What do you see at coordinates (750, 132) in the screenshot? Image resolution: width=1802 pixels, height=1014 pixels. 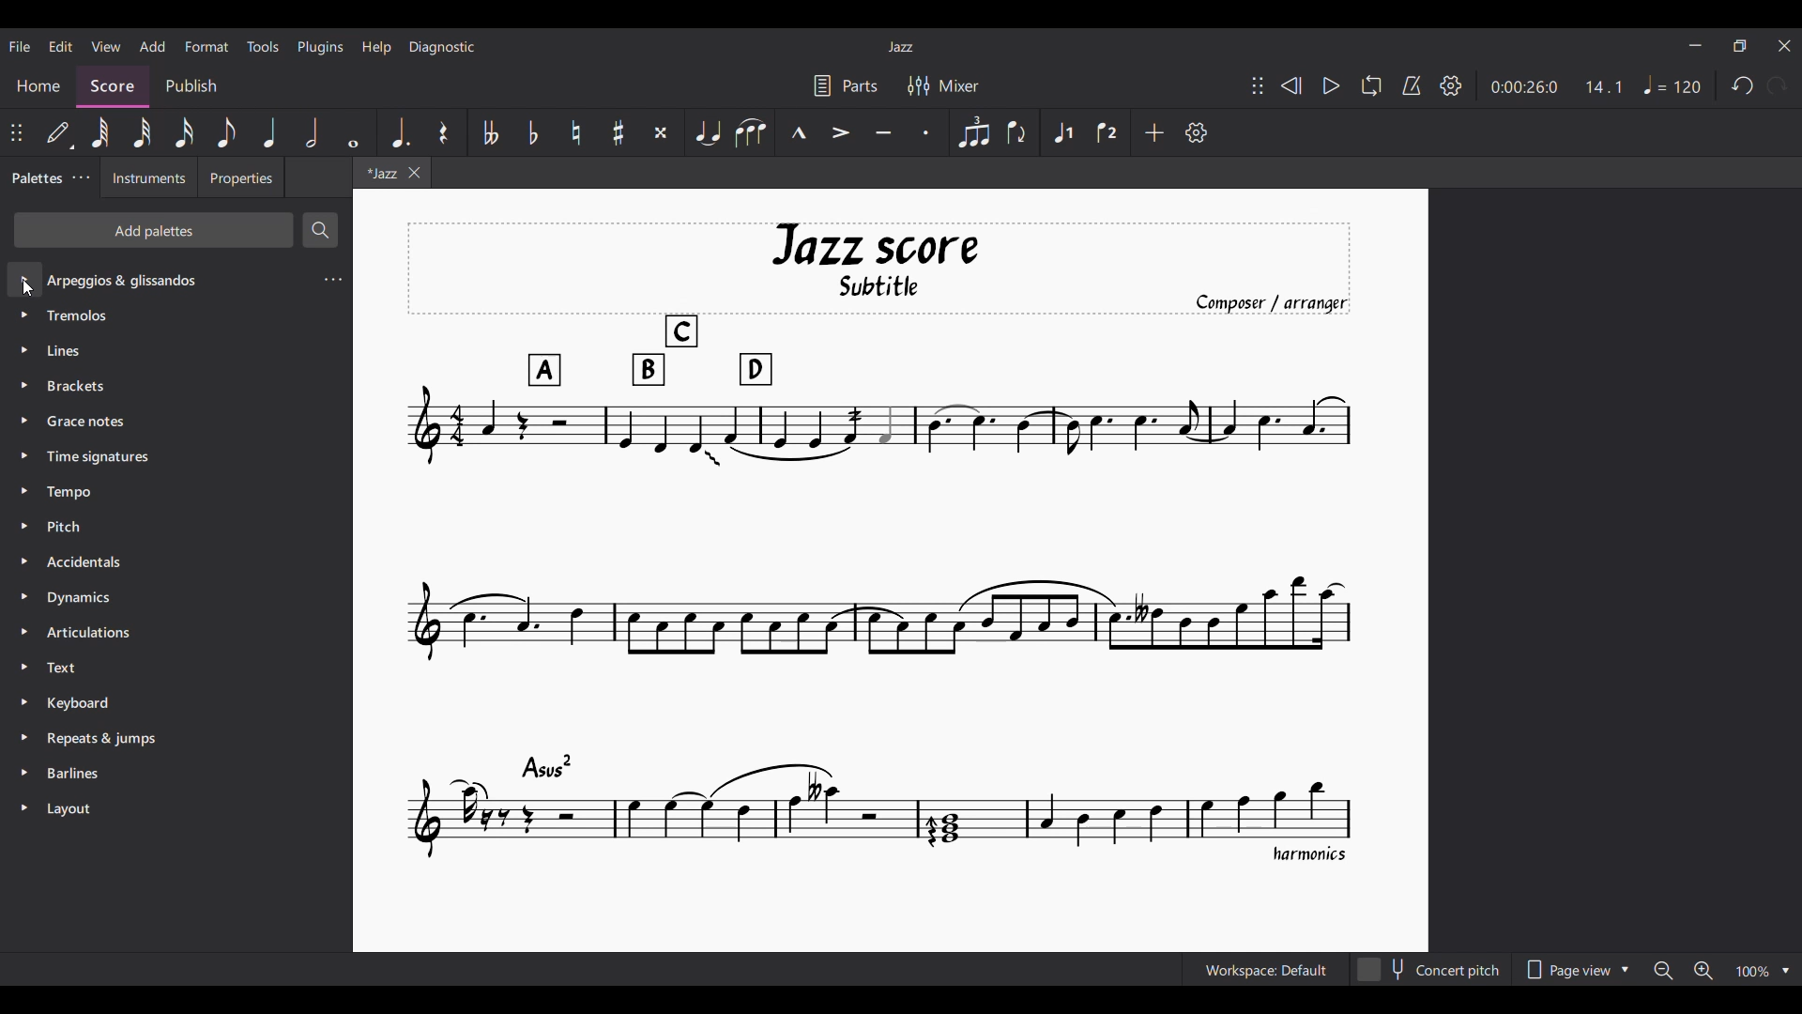 I see `Slur` at bounding box center [750, 132].